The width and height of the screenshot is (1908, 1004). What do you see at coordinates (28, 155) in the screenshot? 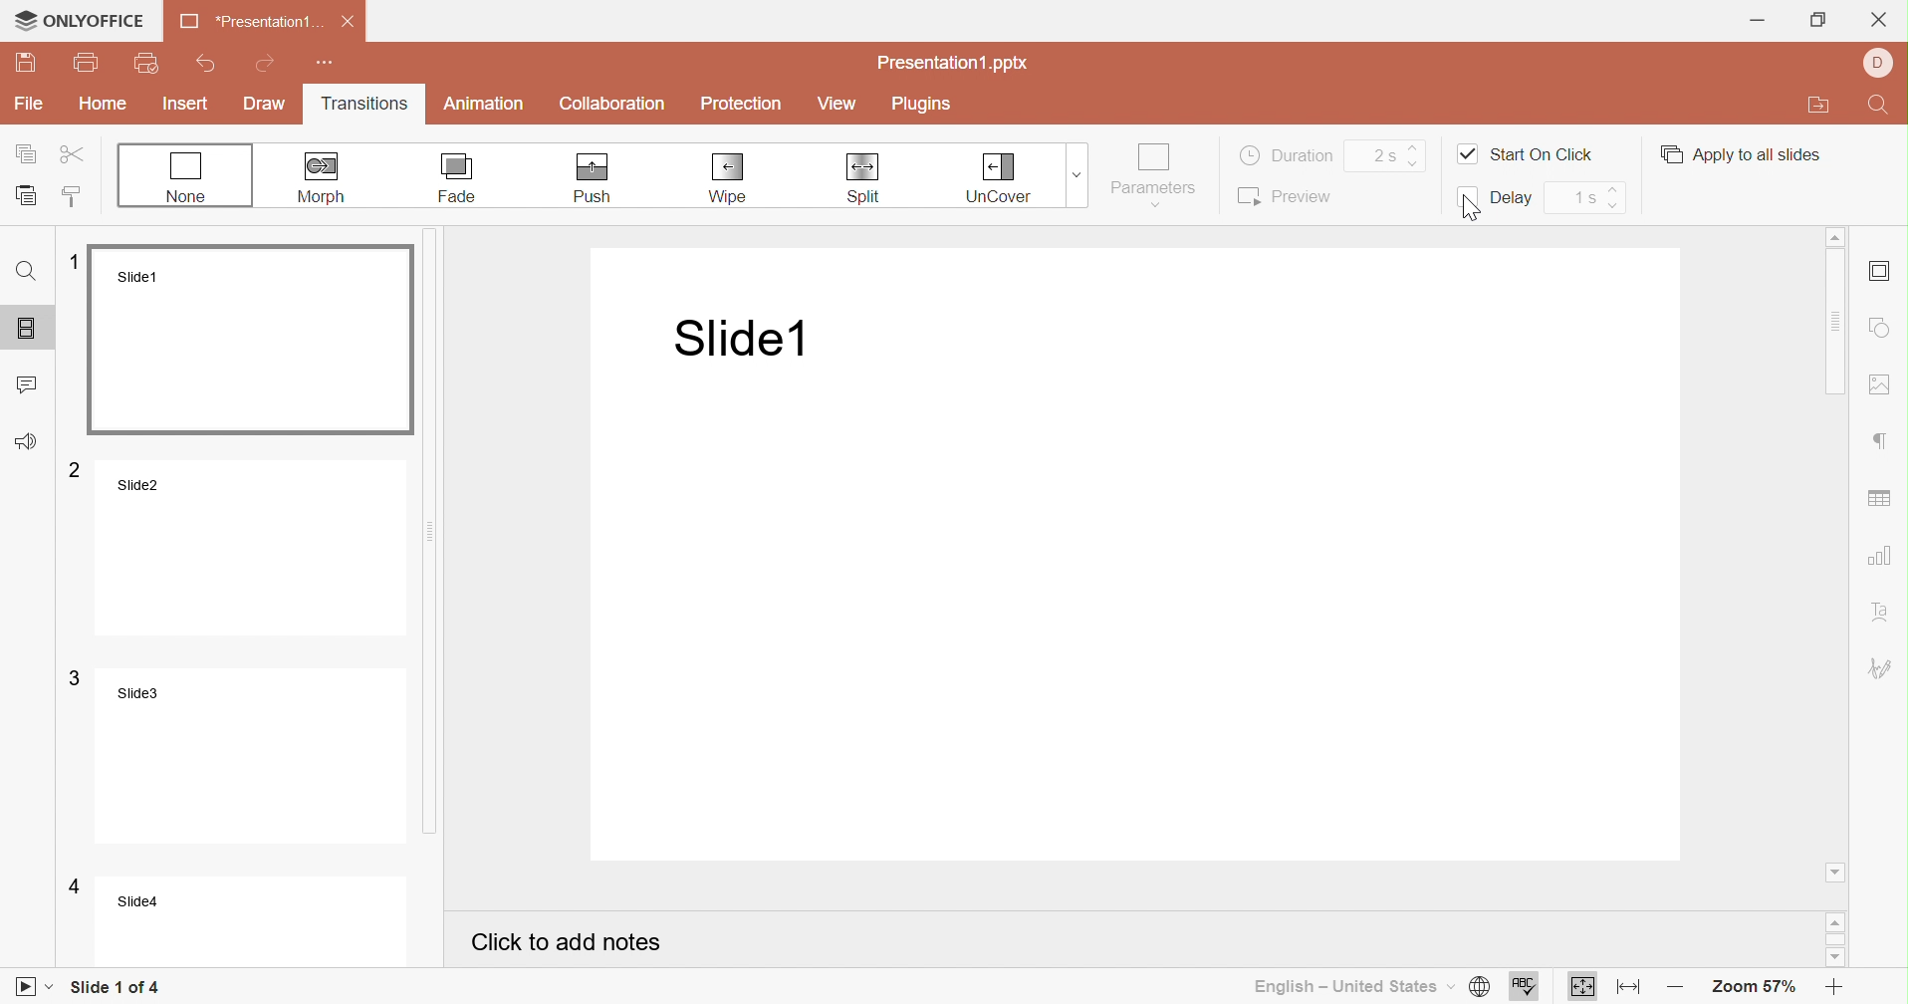
I see `Copy` at bounding box center [28, 155].